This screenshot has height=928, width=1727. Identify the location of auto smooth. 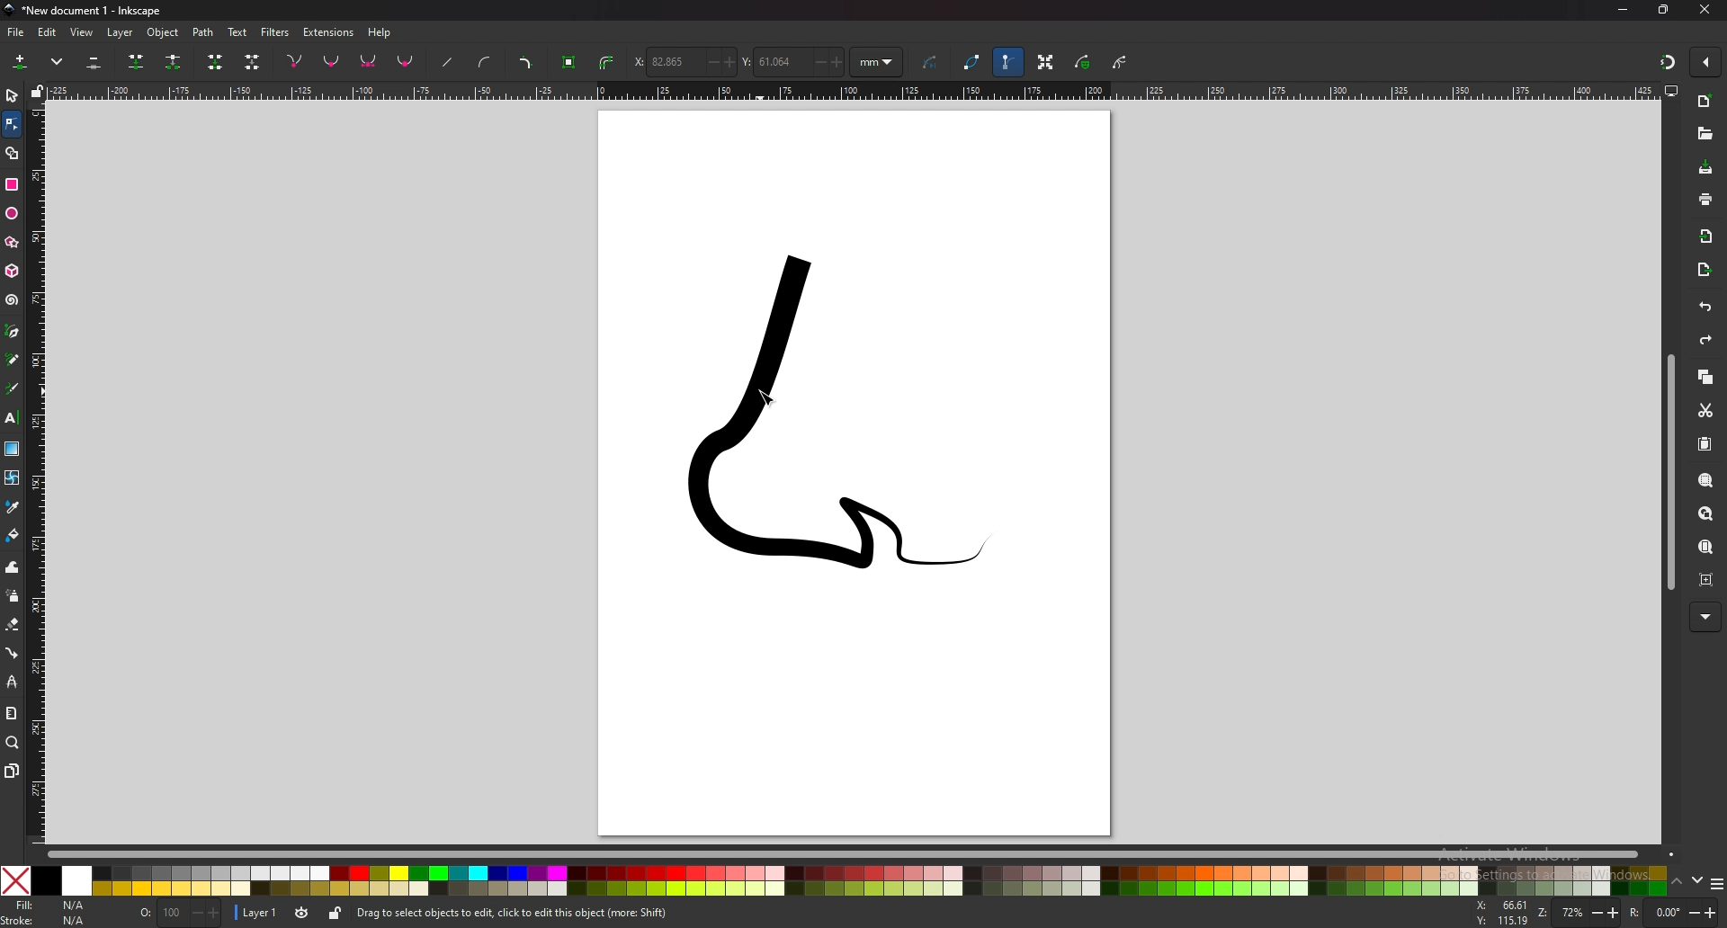
(406, 61).